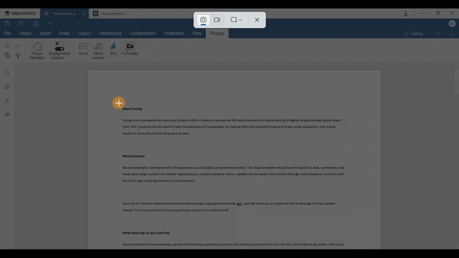 The width and height of the screenshot is (459, 258). Describe the element at coordinates (6, 116) in the screenshot. I see `Feedback & support` at that location.